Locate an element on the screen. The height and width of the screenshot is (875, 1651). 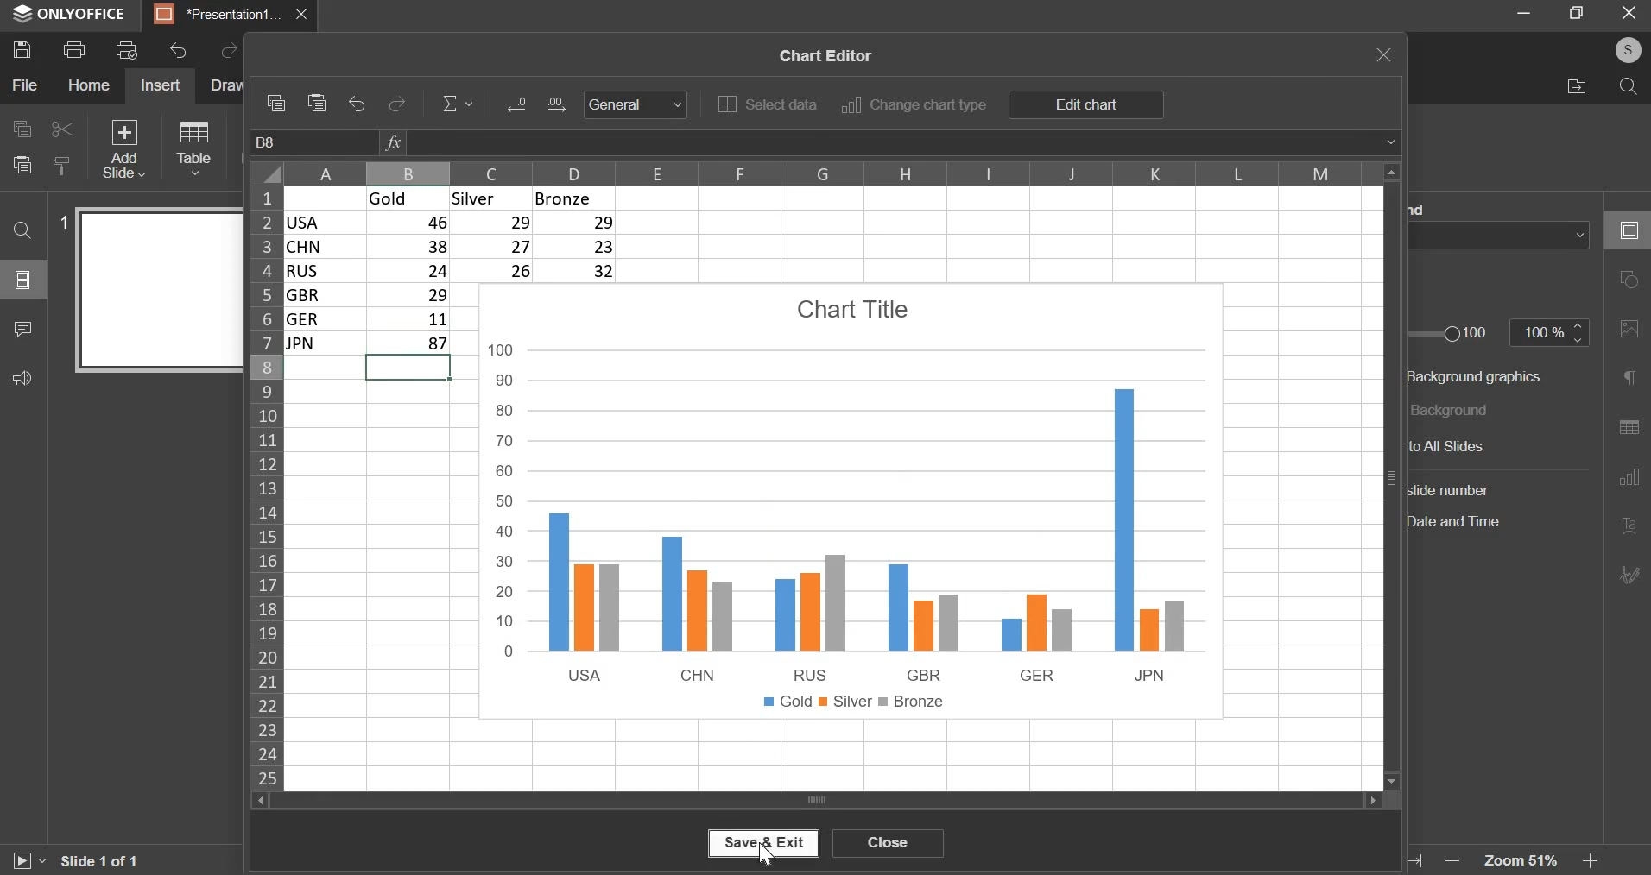
rus is located at coordinates (323, 270).